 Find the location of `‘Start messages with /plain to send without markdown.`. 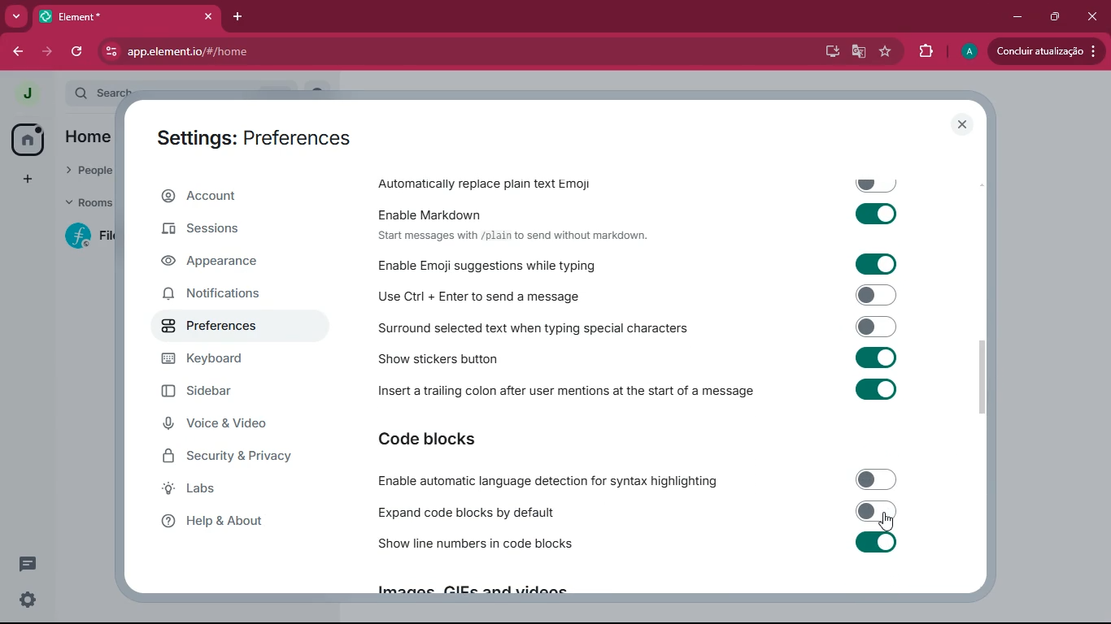

‘Start messages with /plain to send without markdown. is located at coordinates (519, 236).